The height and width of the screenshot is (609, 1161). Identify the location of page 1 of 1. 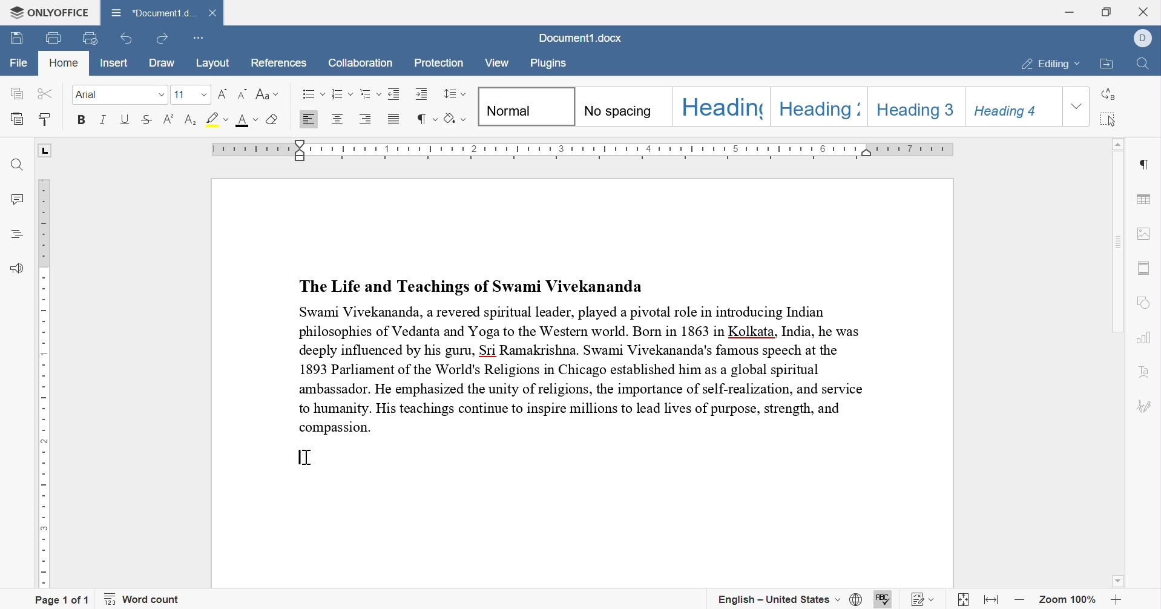
(62, 600).